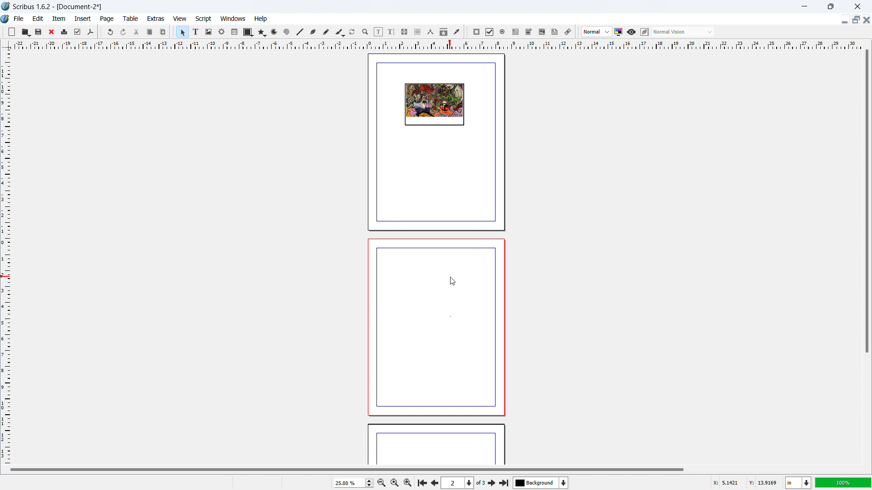  Describe the element at coordinates (222, 32) in the screenshot. I see `render frame` at that location.